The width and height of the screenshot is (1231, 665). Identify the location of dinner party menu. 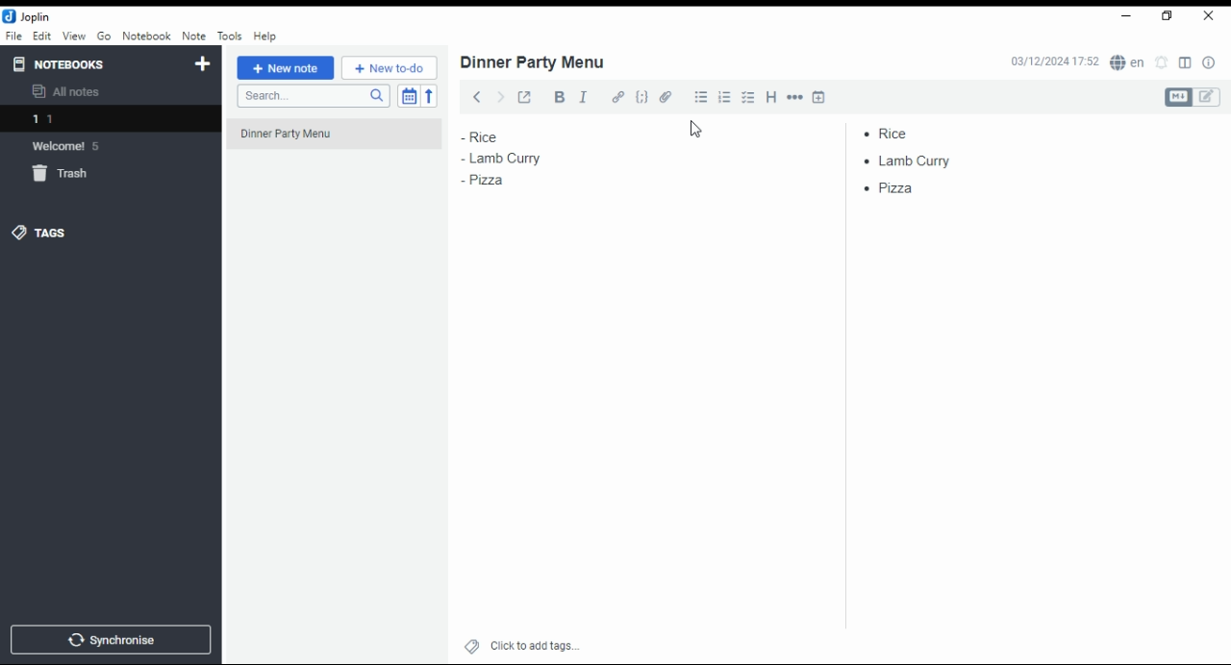
(534, 62).